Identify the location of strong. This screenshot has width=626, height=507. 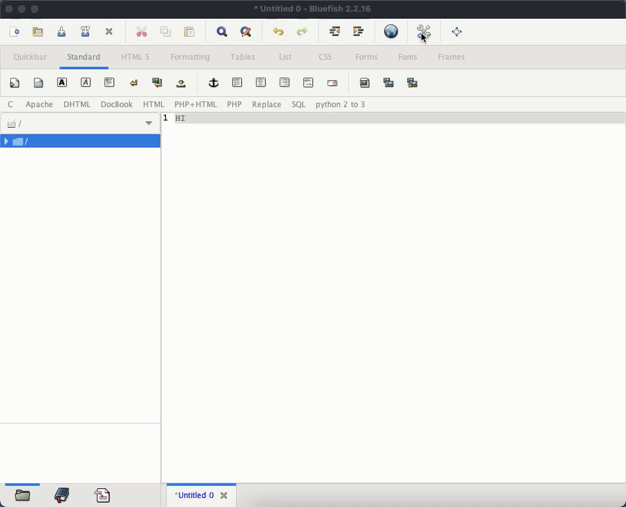
(62, 82).